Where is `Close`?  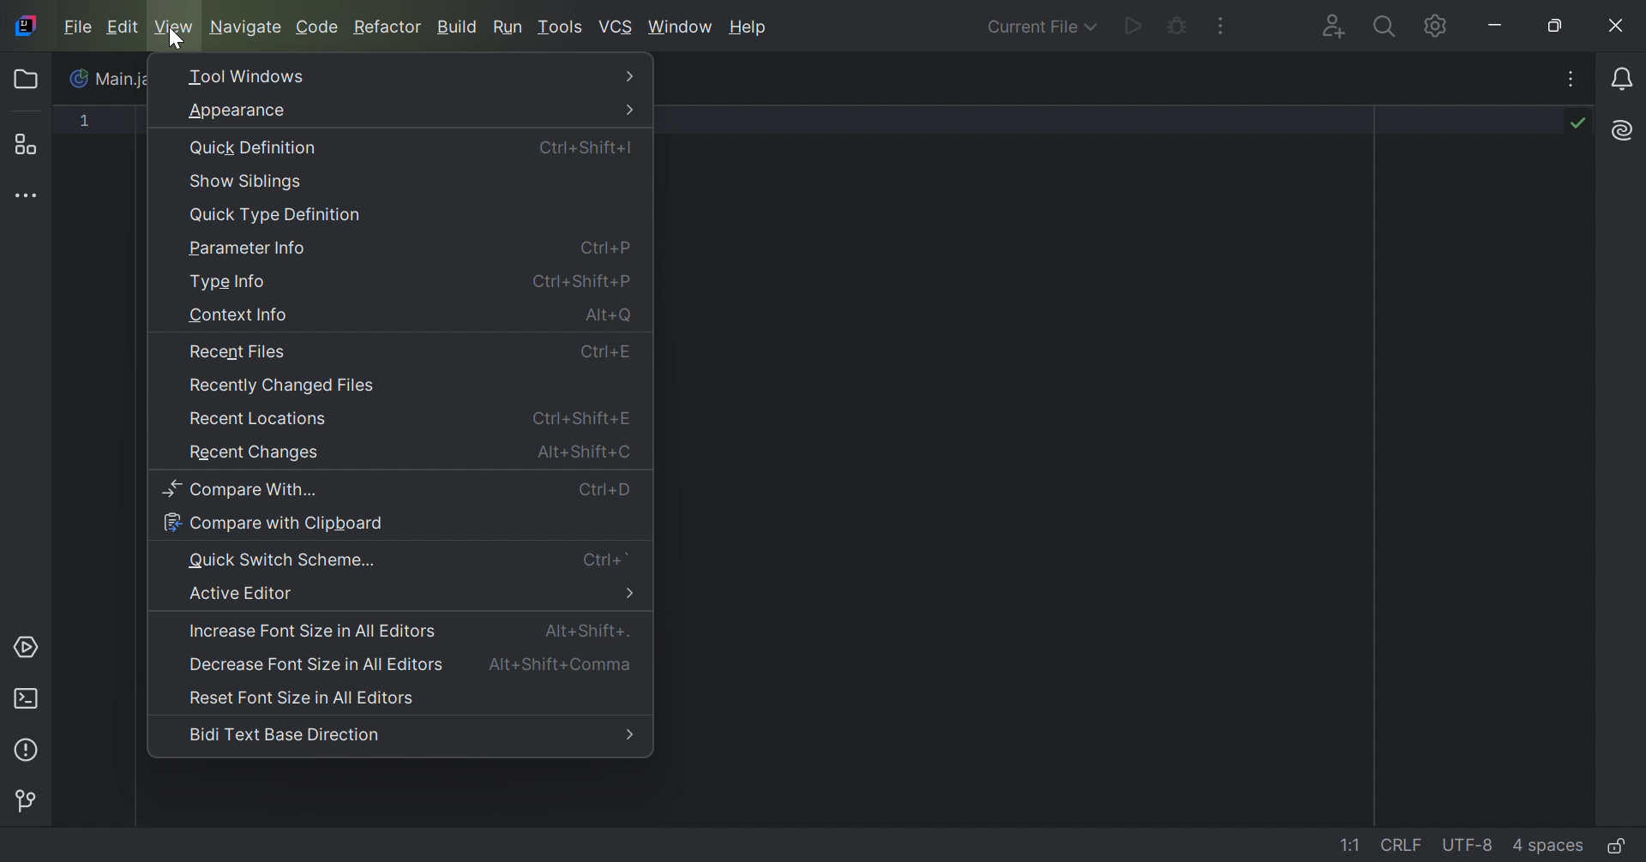 Close is located at coordinates (1618, 26).